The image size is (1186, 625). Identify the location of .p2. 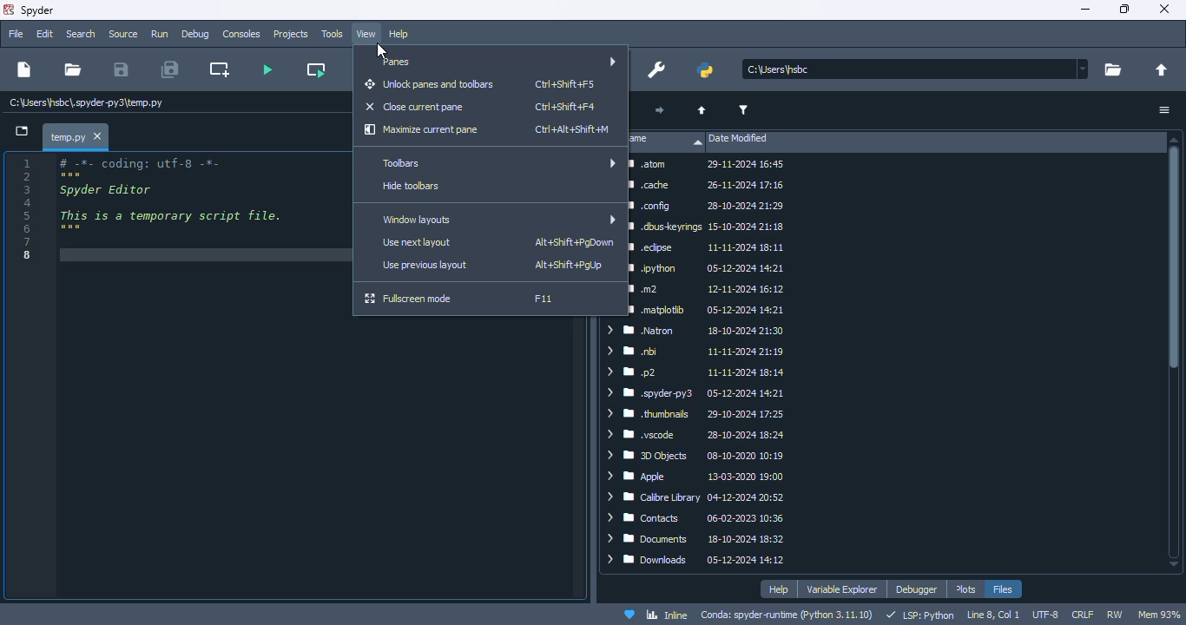
(696, 372).